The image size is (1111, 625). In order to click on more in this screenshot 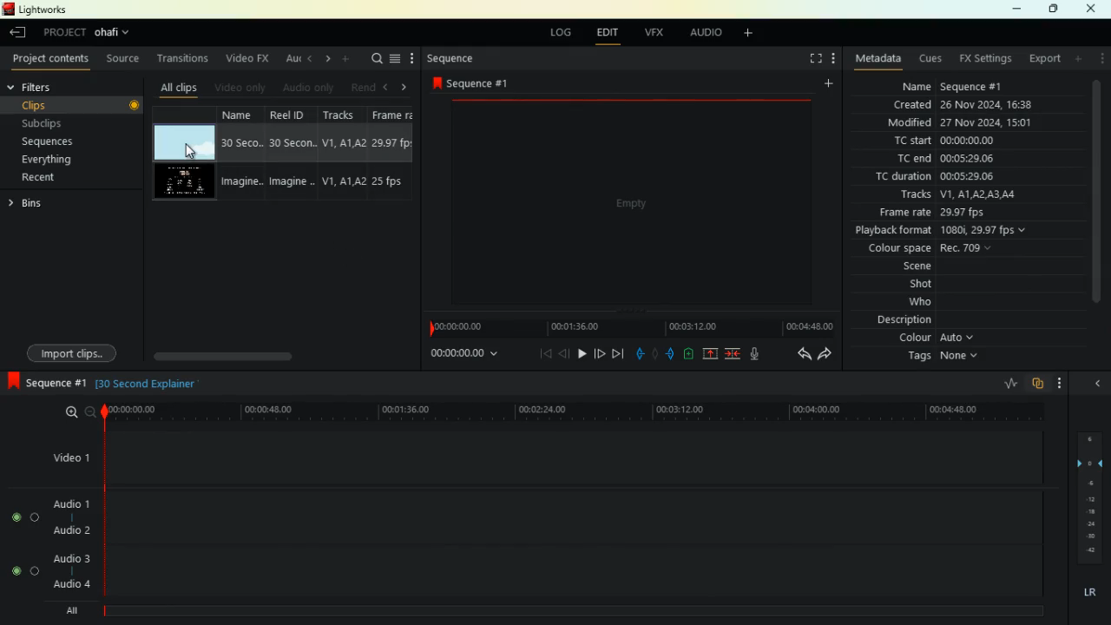, I will do `click(411, 58)`.